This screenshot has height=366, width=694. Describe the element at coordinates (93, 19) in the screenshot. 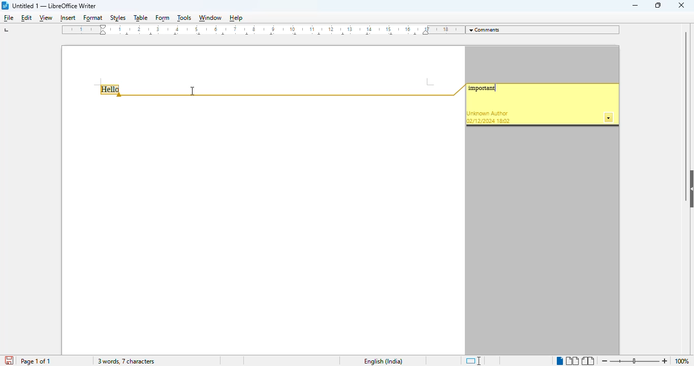

I see `format` at that location.